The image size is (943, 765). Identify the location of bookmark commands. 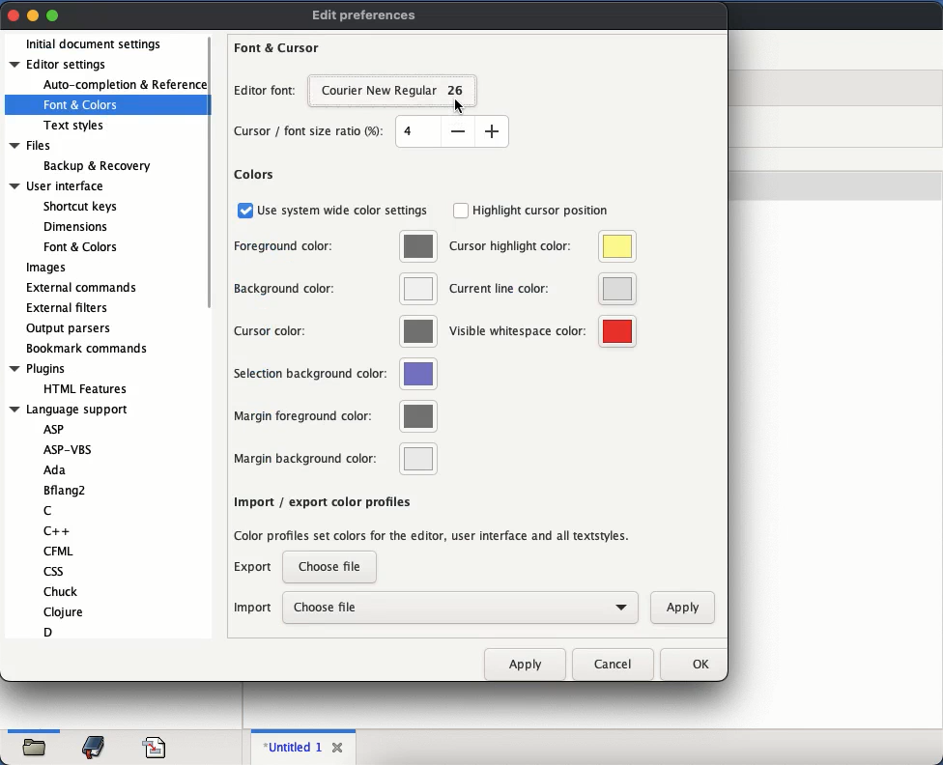
(89, 350).